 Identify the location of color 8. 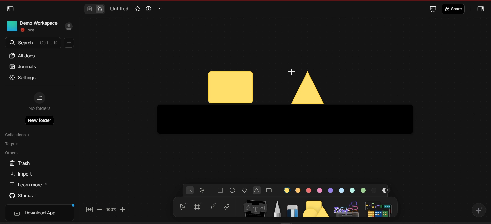
(364, 190).